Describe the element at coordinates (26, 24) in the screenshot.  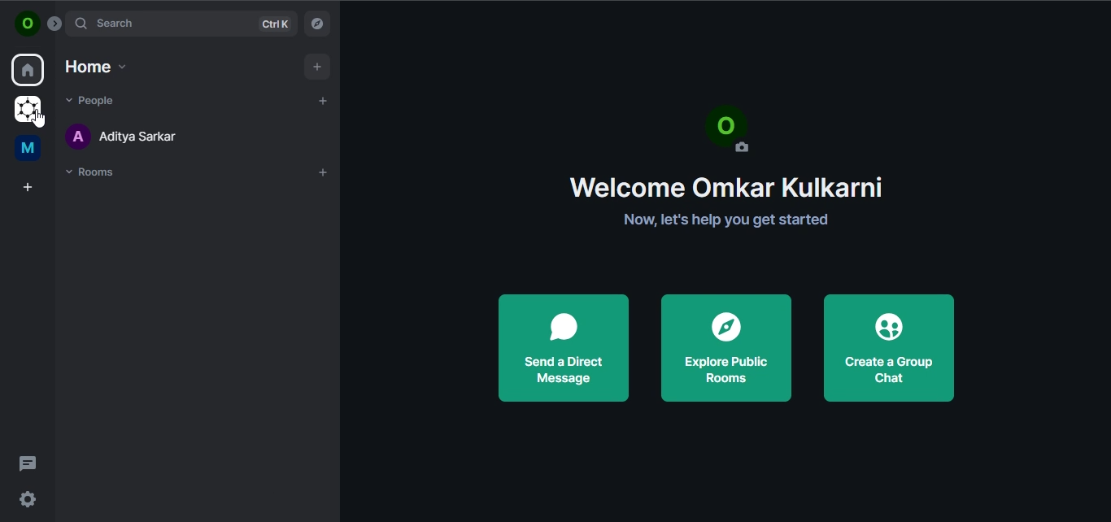
I see `view profile` at that location.